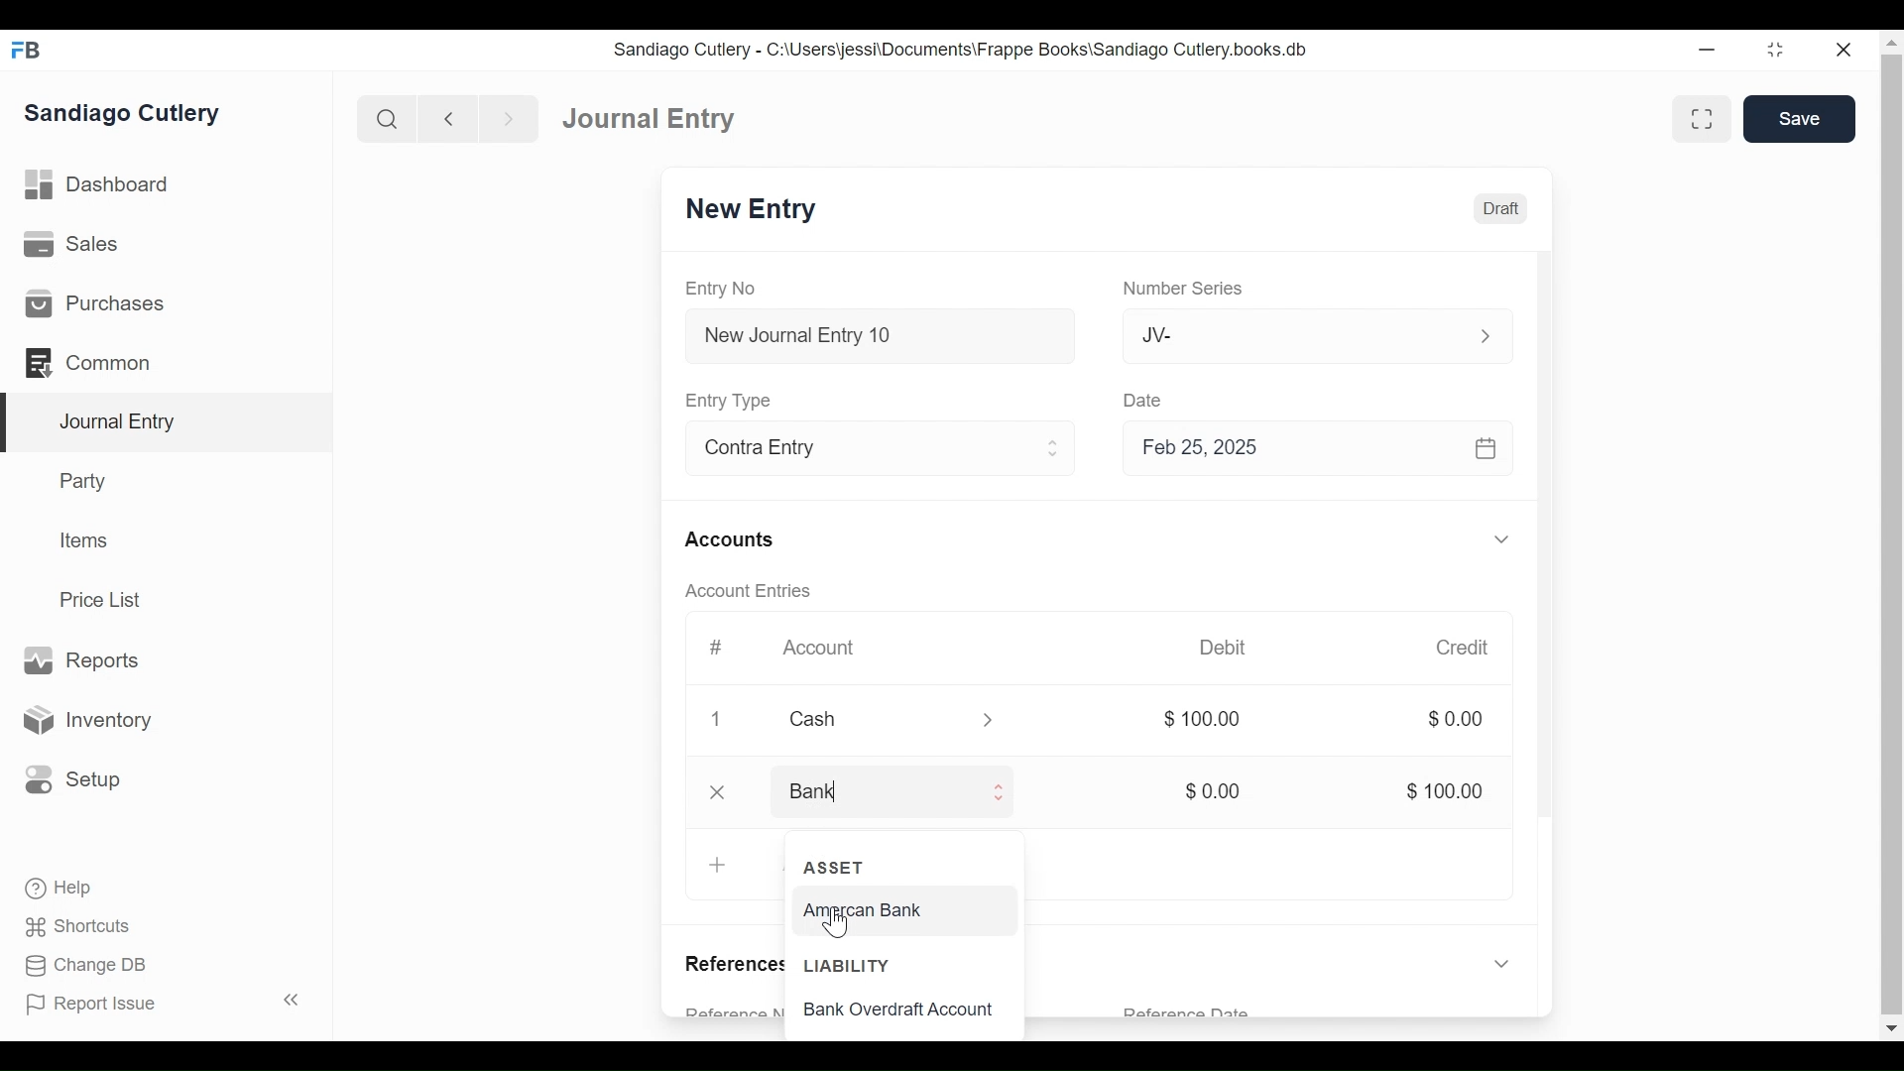 The height and width of the screenshot is (1071, 1904). Describe the element at coordinates (717, 721) in the screenshot. I see `1` at that location.